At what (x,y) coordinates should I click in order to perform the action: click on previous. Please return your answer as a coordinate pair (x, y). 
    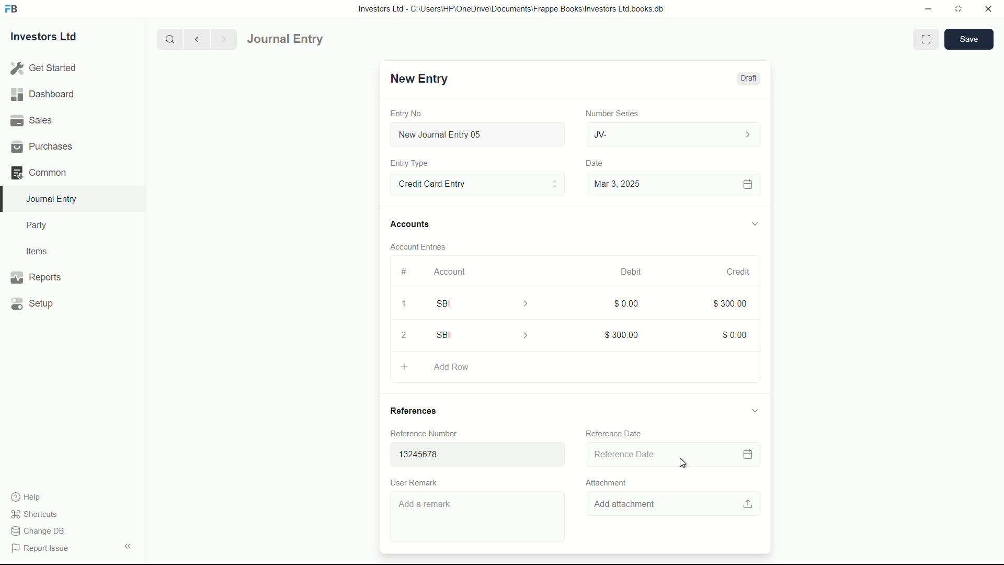
    Looking at the image, I should click on (196, 39).